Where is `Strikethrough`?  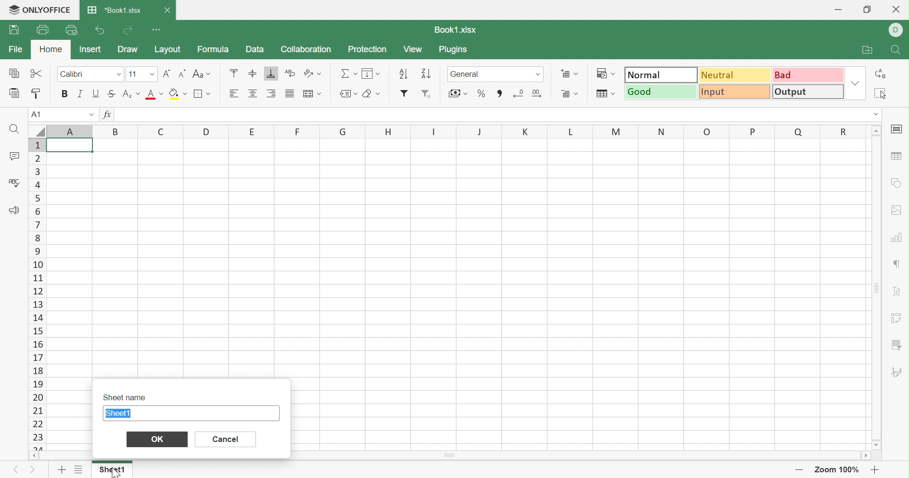 Strikethrough is located at coordinates (111, 93).